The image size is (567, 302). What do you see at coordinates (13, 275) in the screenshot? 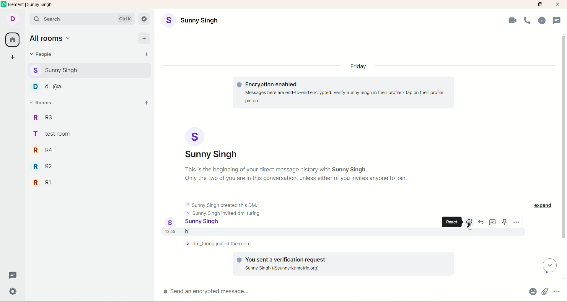
I see `threads` at bounding box center [13, 275].